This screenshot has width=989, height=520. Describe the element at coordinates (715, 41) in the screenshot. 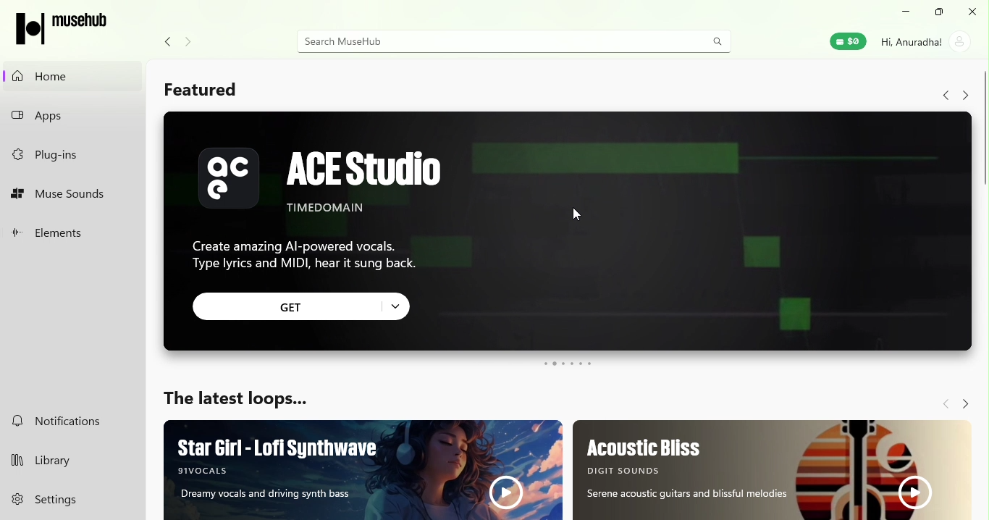

I see `search` at that location.